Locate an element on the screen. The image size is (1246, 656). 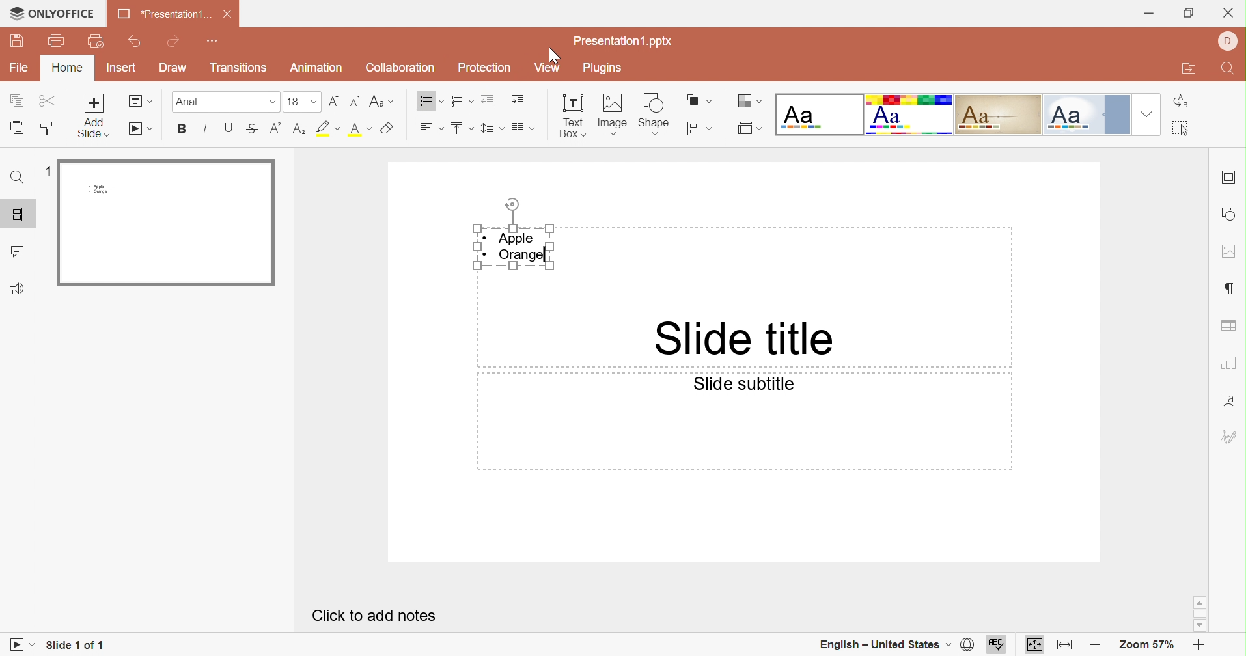
Home is located at coordinates (66, 70).